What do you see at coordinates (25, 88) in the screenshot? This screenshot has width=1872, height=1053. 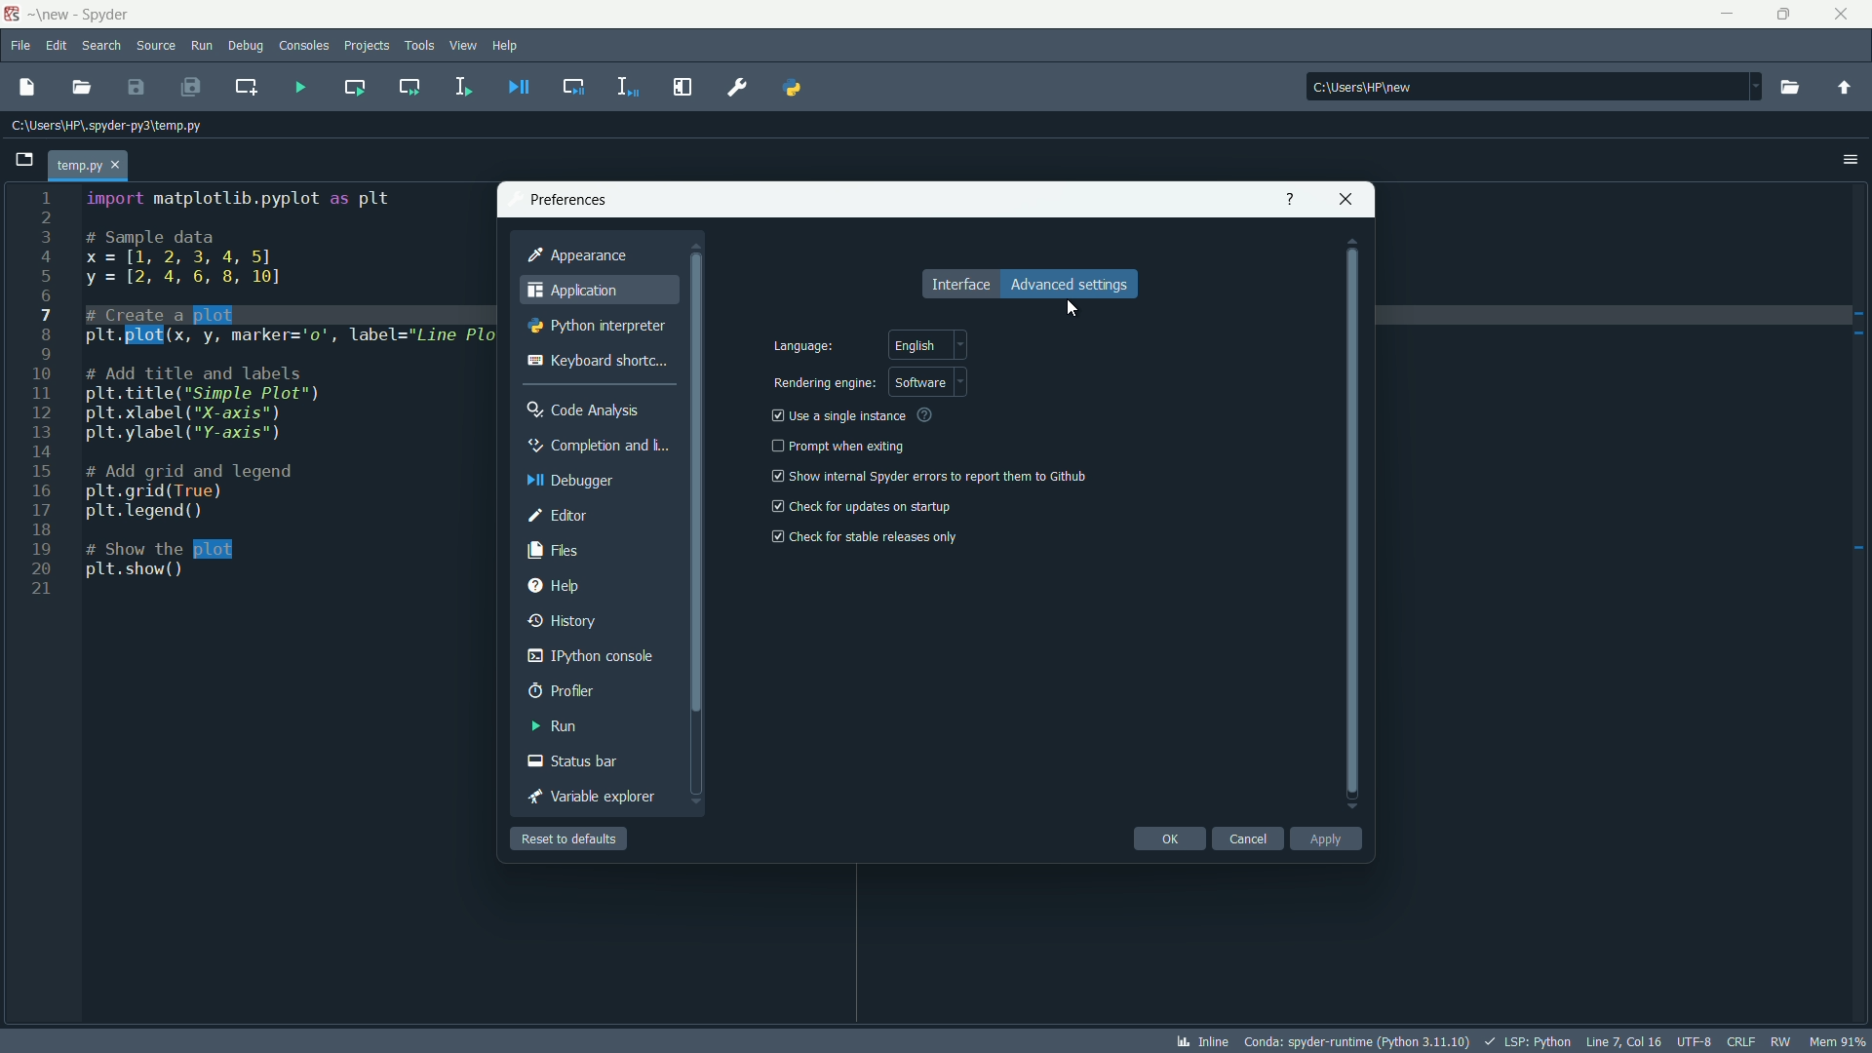 I see `open file` at bounding box center [25, 88].